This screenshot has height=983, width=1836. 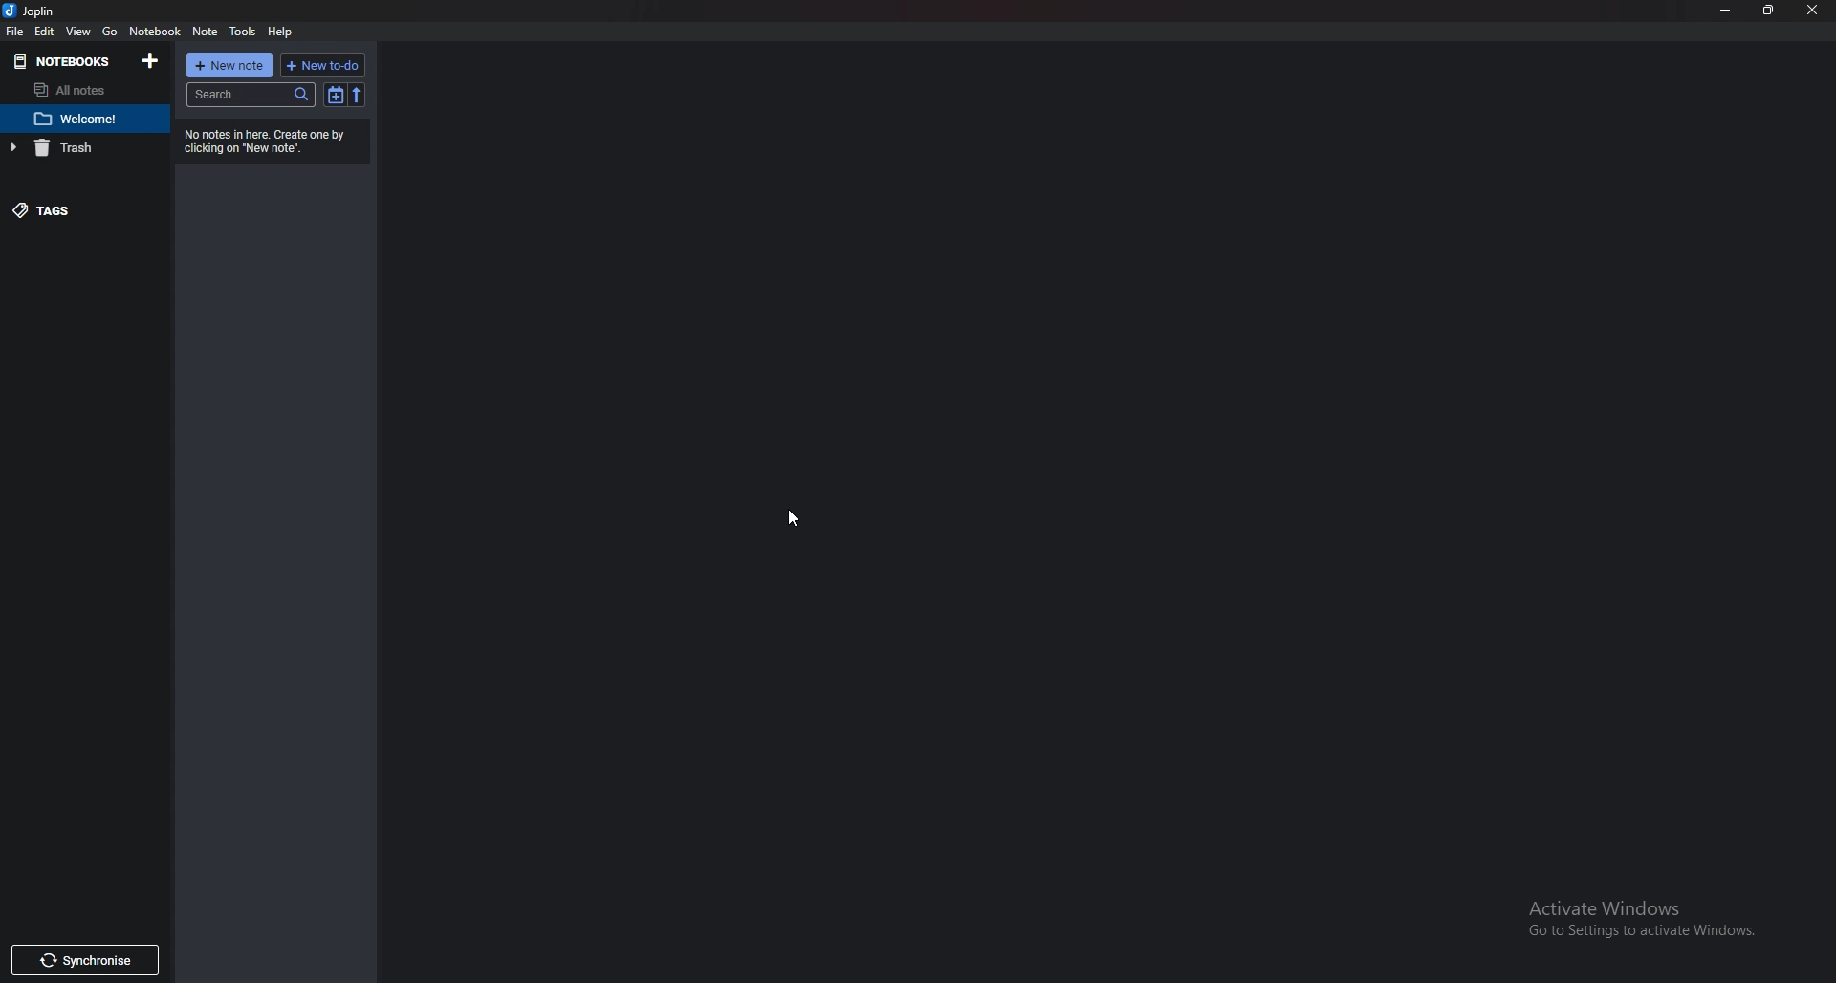 I want to click on Notebook, so click(x=66, y=61).